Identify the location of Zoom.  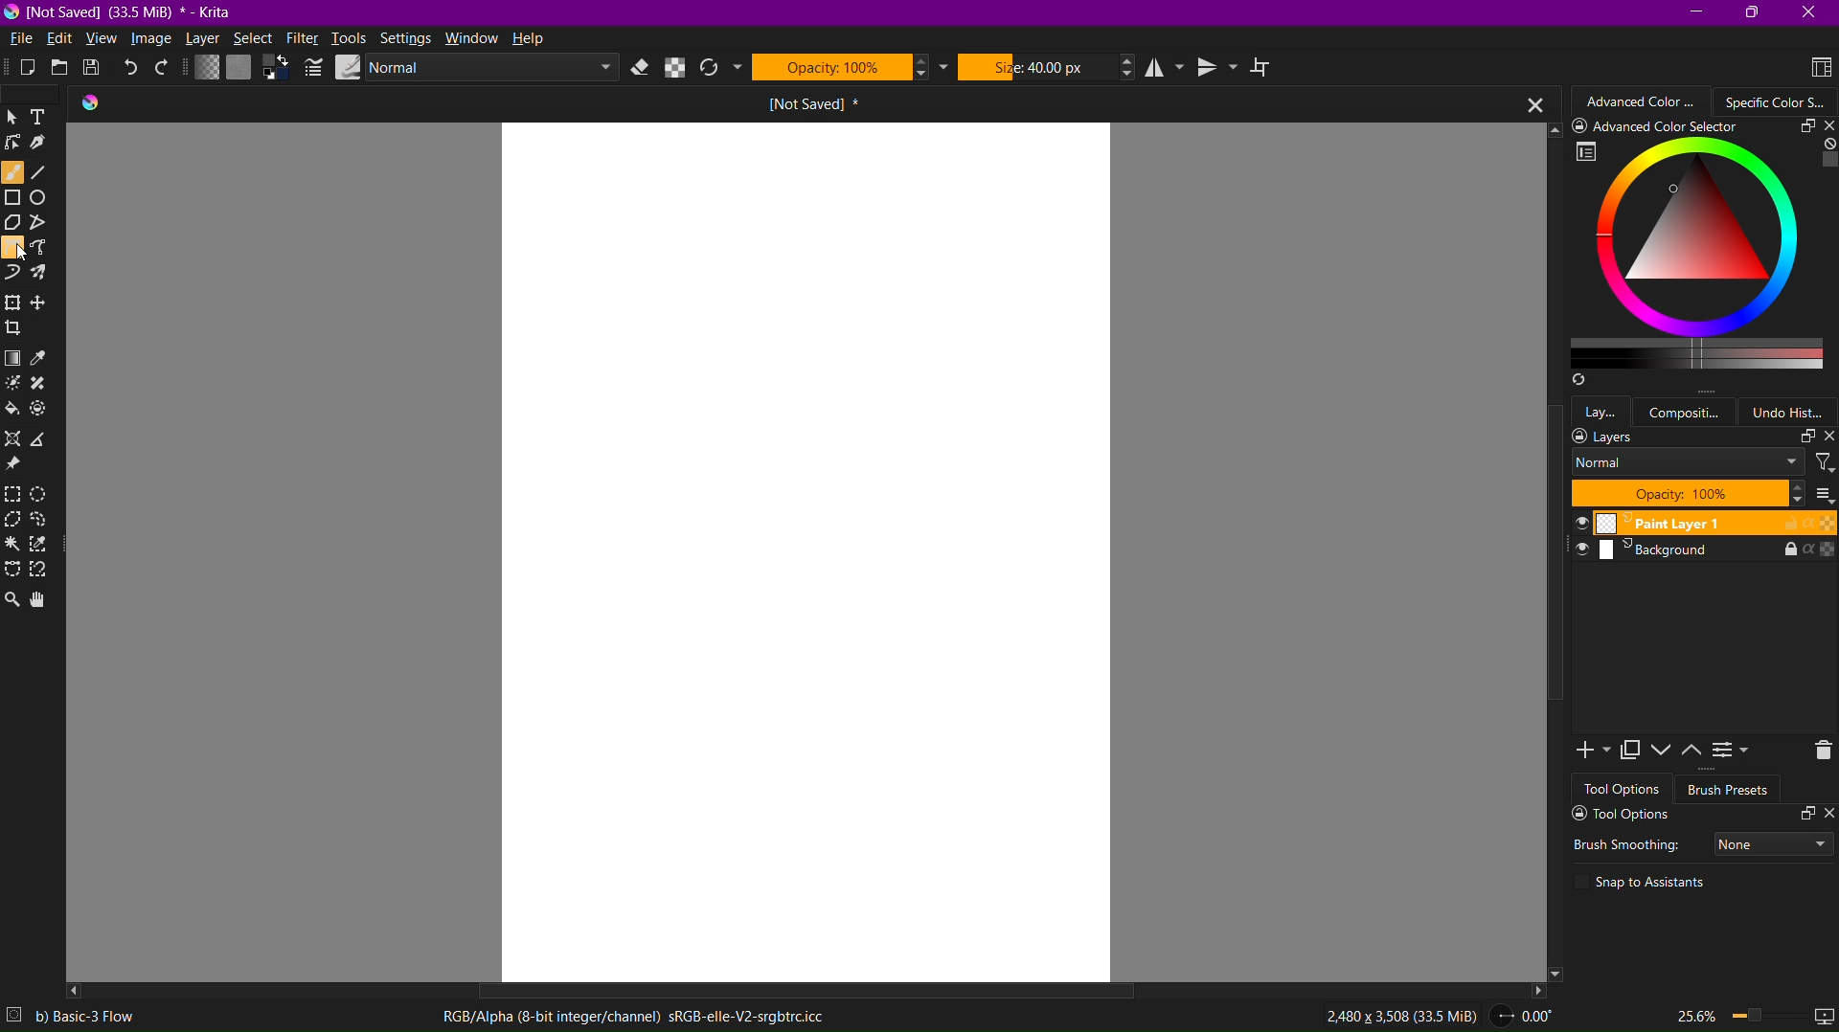
(1719, 1015).